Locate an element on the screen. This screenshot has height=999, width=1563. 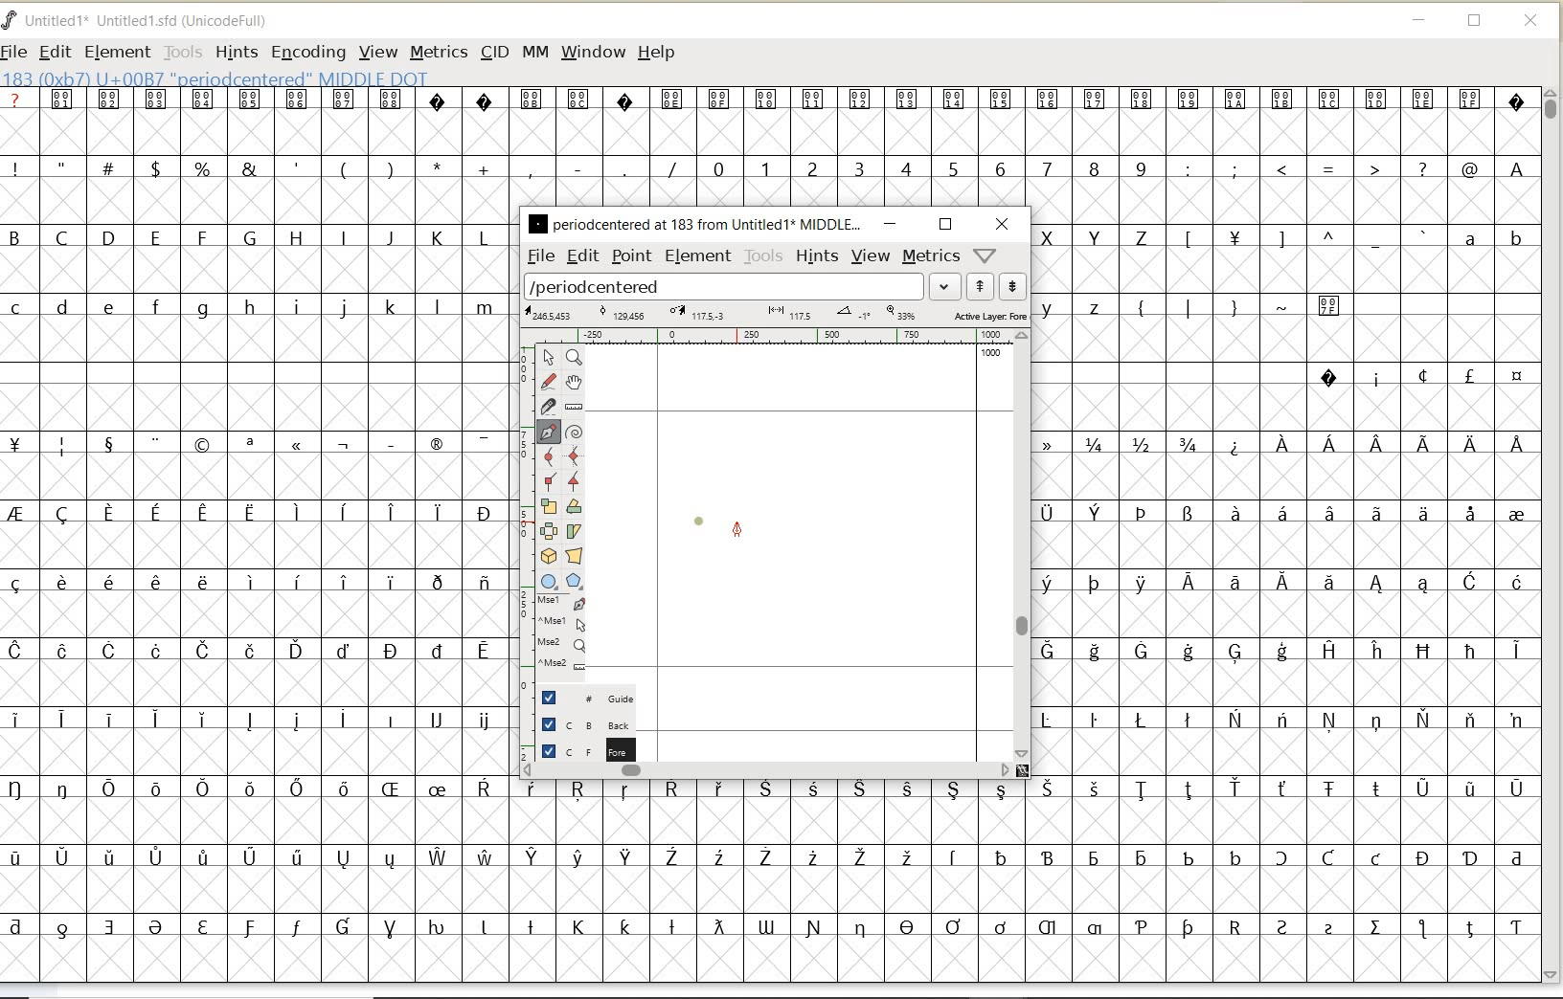
Magnify is located at coordinates (574, 358).